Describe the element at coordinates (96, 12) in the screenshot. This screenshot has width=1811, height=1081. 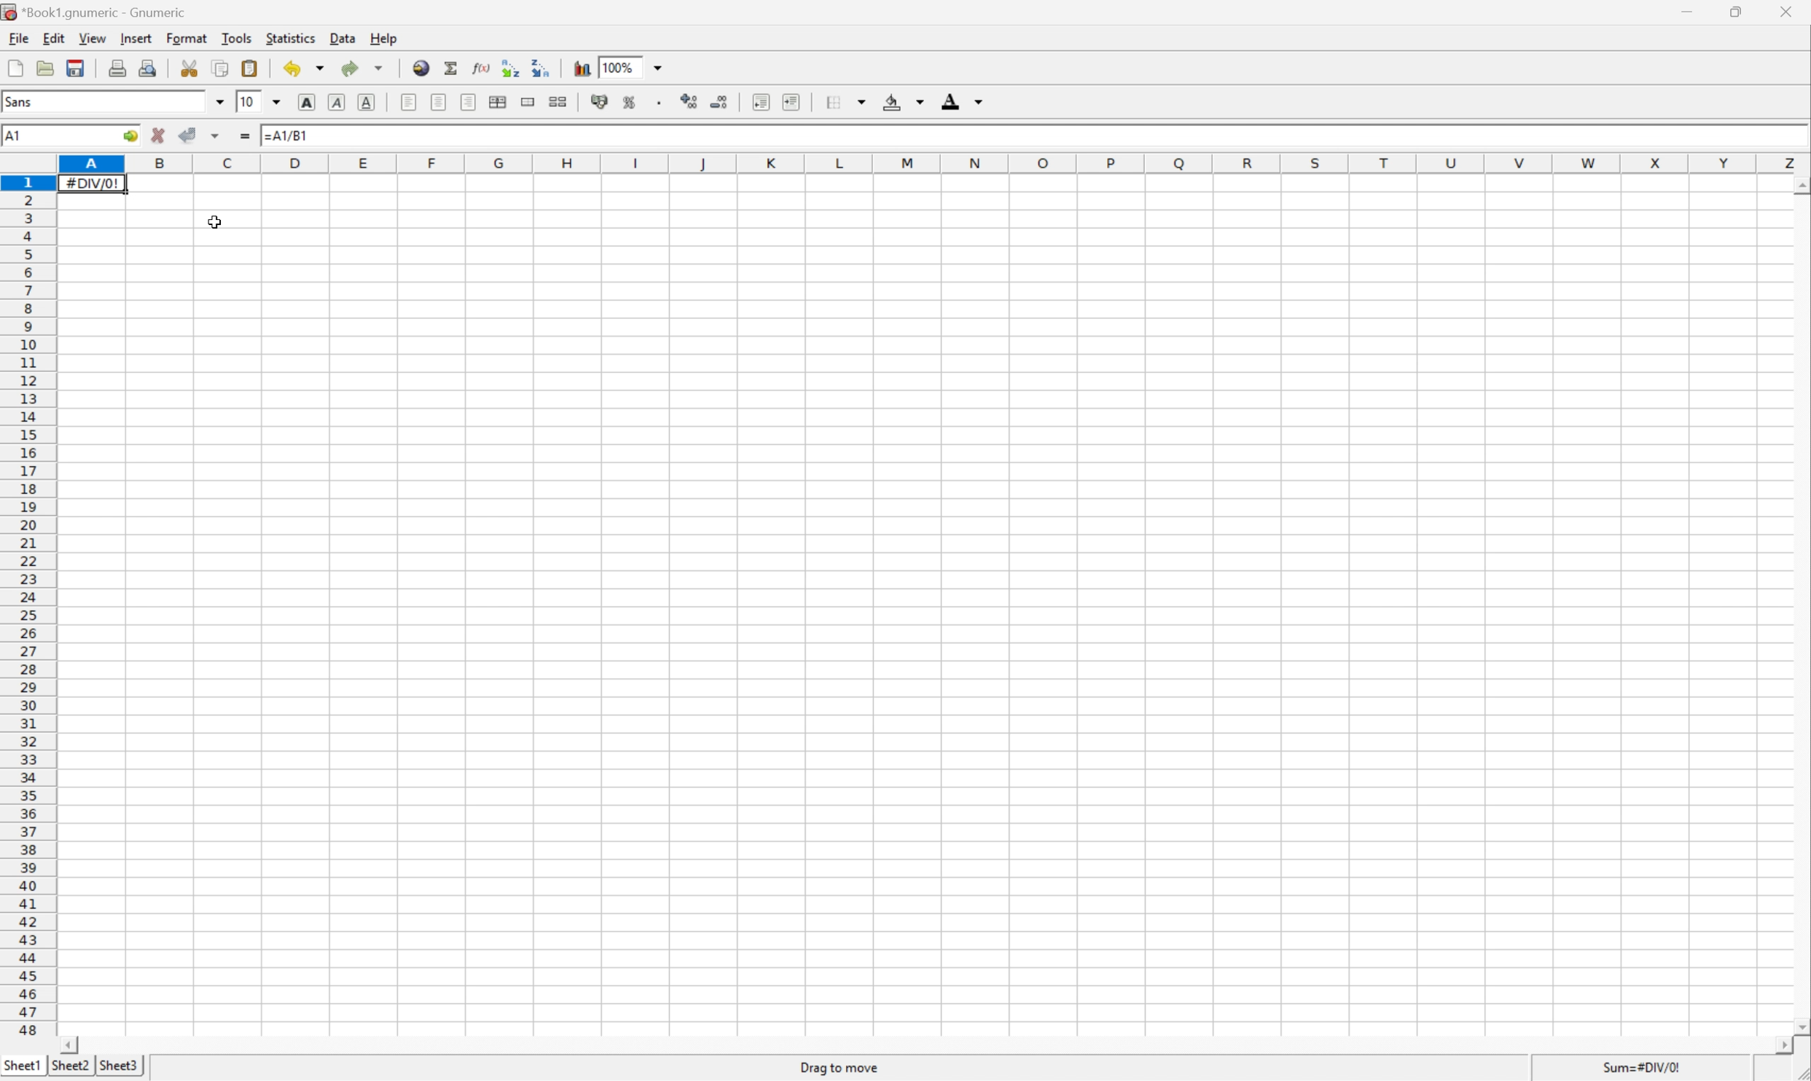
I see `*Book1.gnumeric - Gnumeric` at that location.